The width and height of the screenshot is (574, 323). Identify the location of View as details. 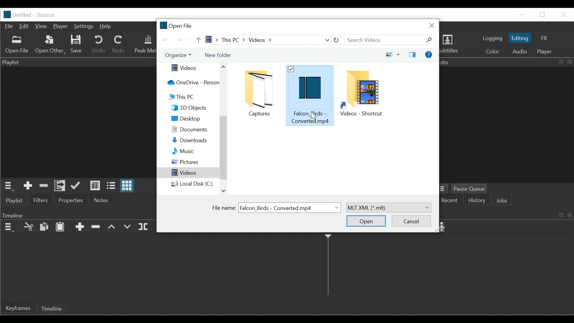
(96, 186).